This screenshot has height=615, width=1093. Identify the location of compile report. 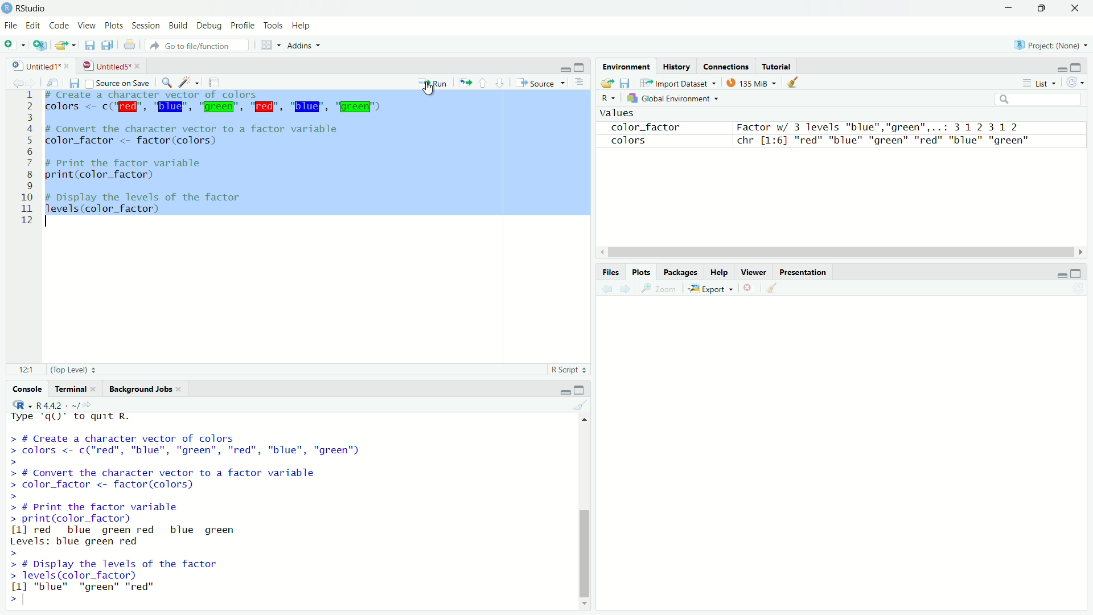
(217, 83).